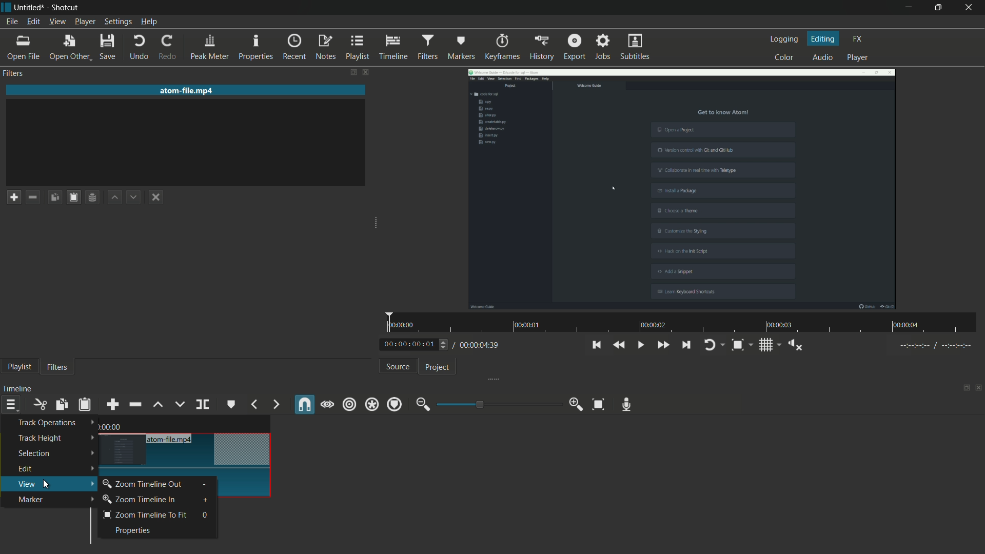 The image size is (985, 554). What do you see at coordinates (277, 404) in the screenshot?
I see `next marker` at bounding box center [277, 404].